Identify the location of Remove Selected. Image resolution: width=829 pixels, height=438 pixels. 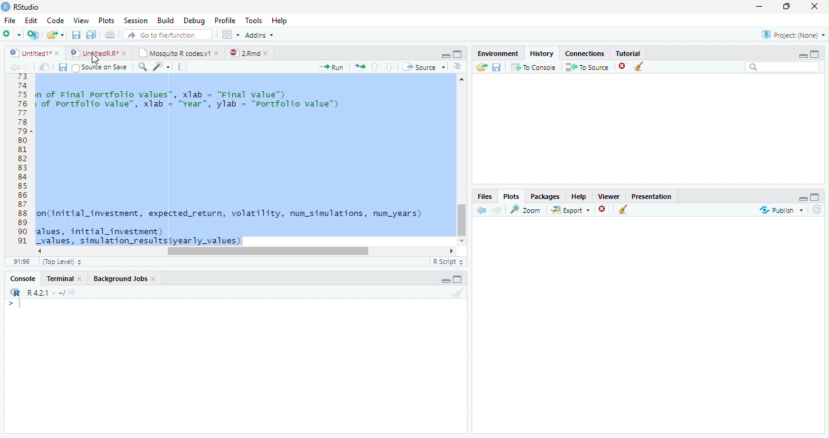
(624, 66).